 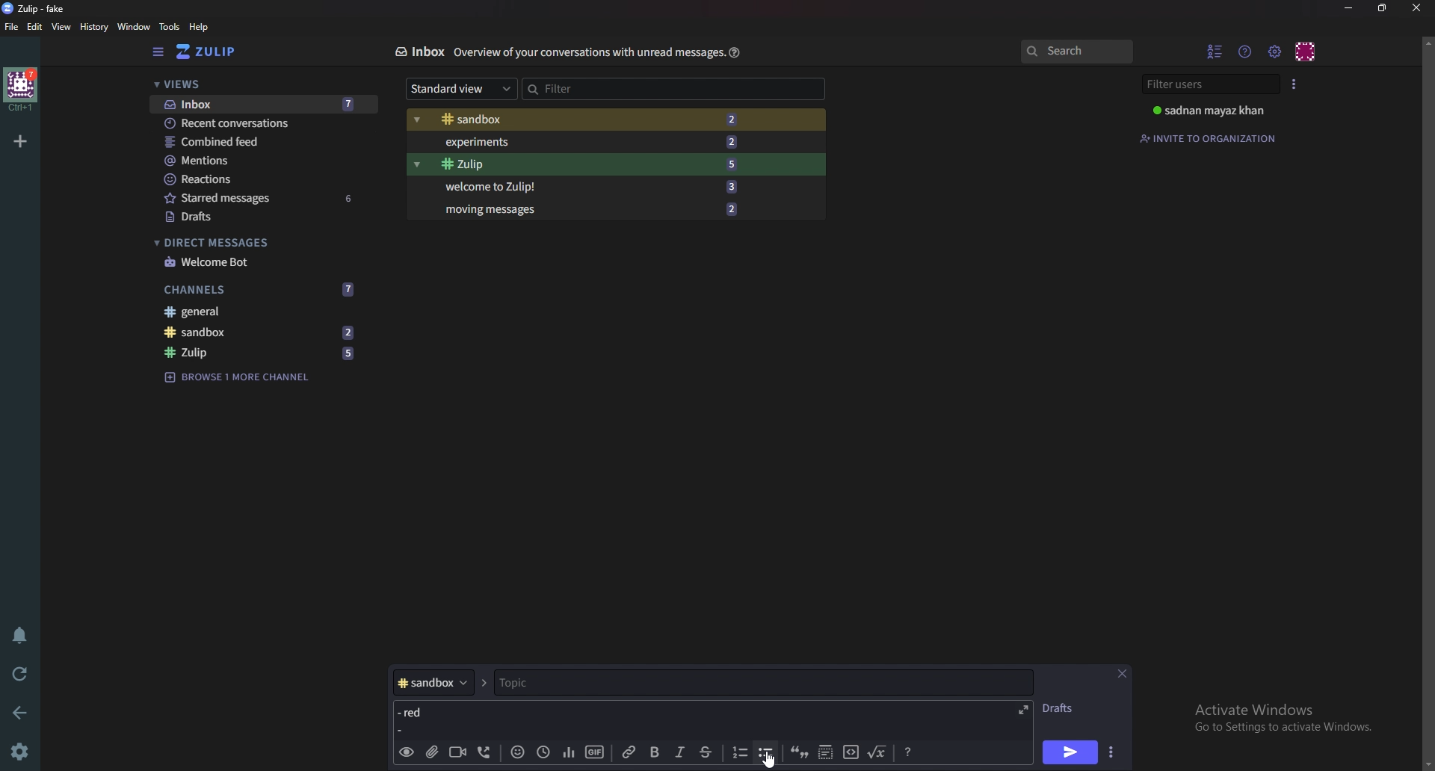 I want to click on Zulip, so click(x=261, y=353).